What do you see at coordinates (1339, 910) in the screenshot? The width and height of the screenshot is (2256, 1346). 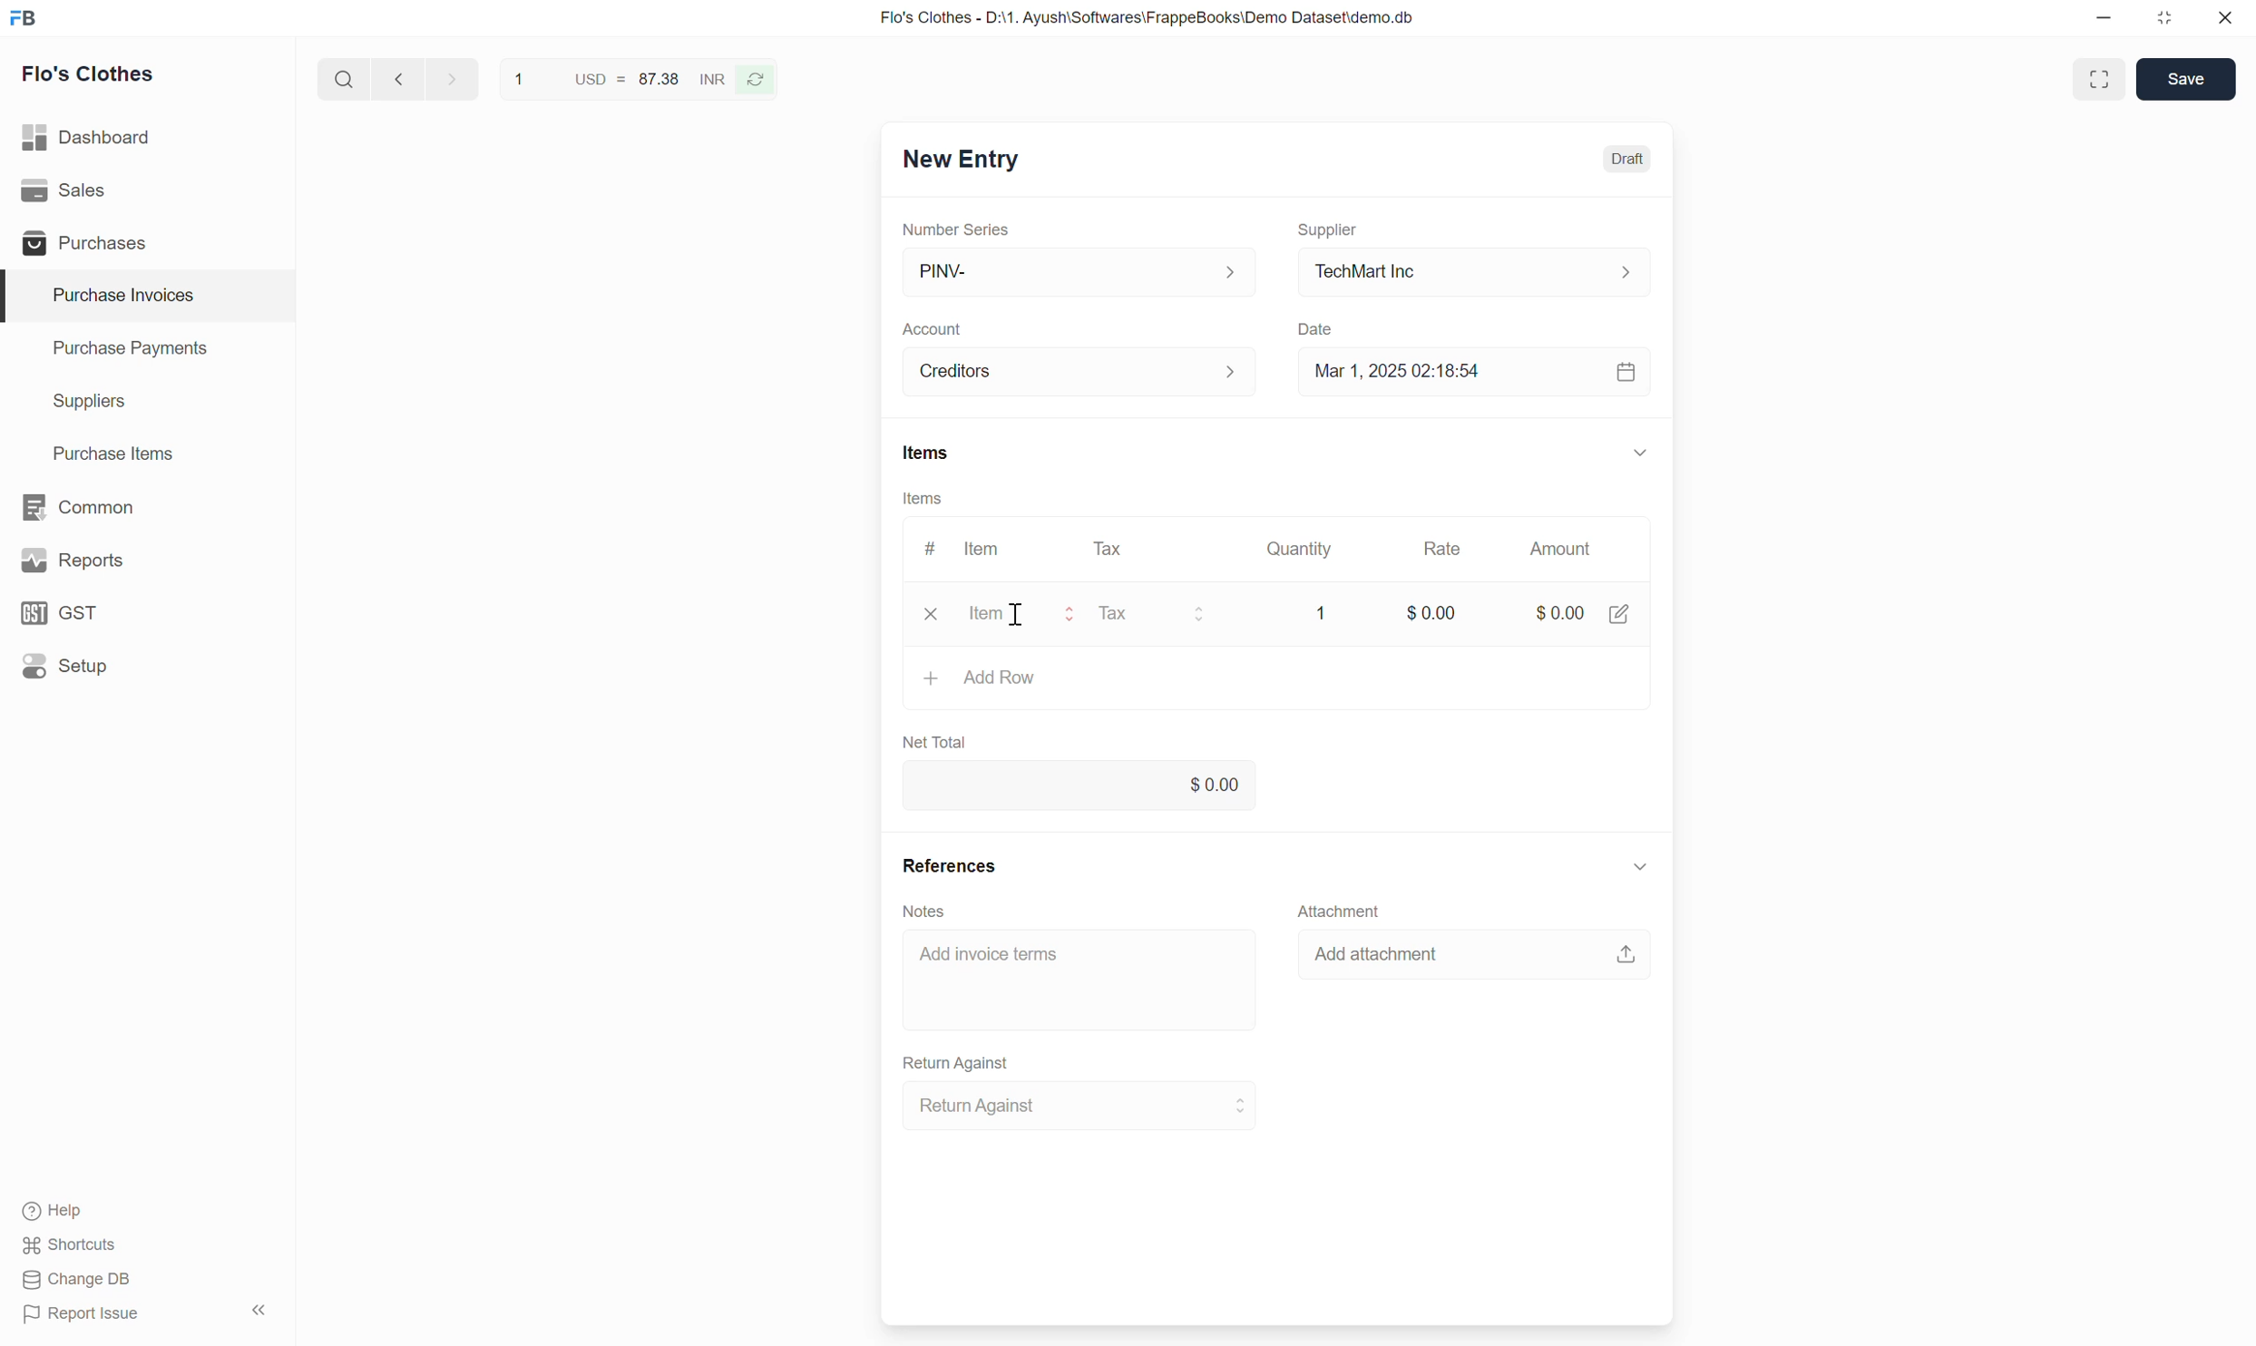 I see `Attachment` at bounding box center [1339, 910].